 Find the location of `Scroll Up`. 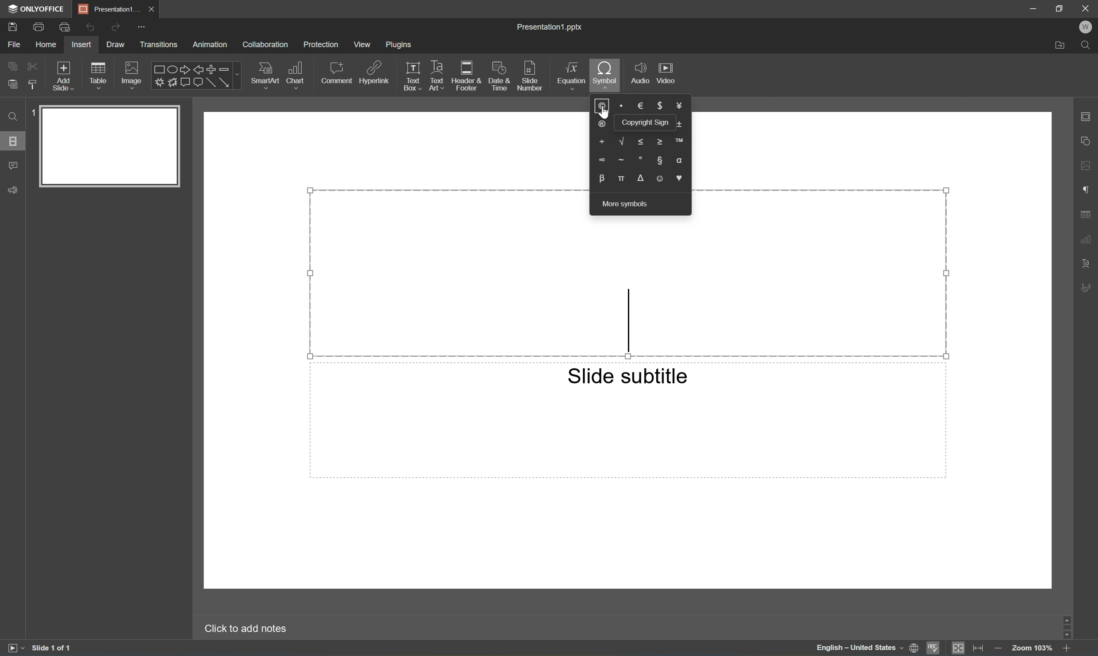

Scroll Up is located at coordinates (1064, 617).